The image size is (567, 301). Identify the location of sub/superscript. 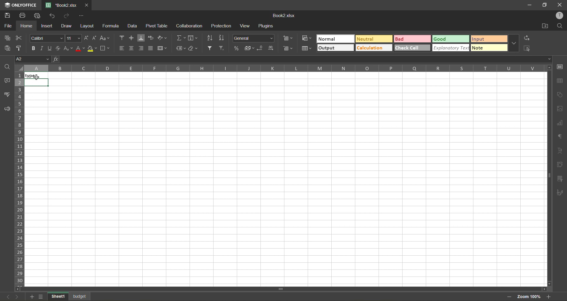
(69, 47).